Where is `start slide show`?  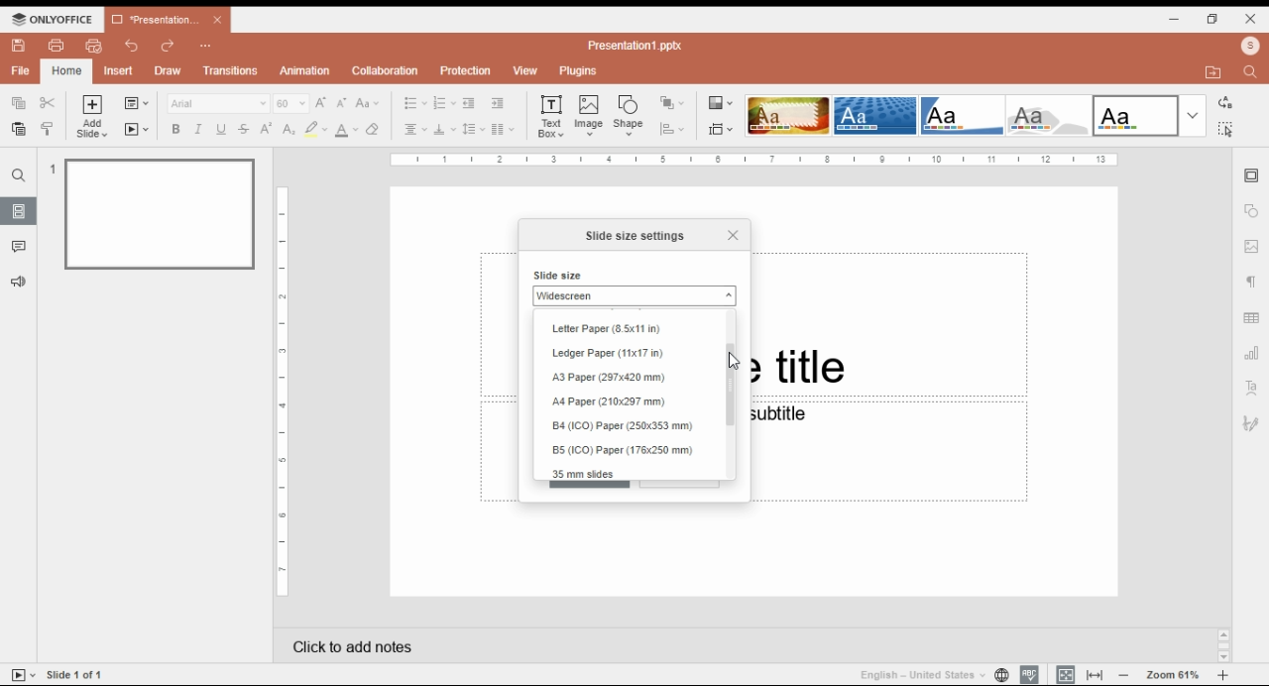
start slide show is located at coordinates (24, 675).